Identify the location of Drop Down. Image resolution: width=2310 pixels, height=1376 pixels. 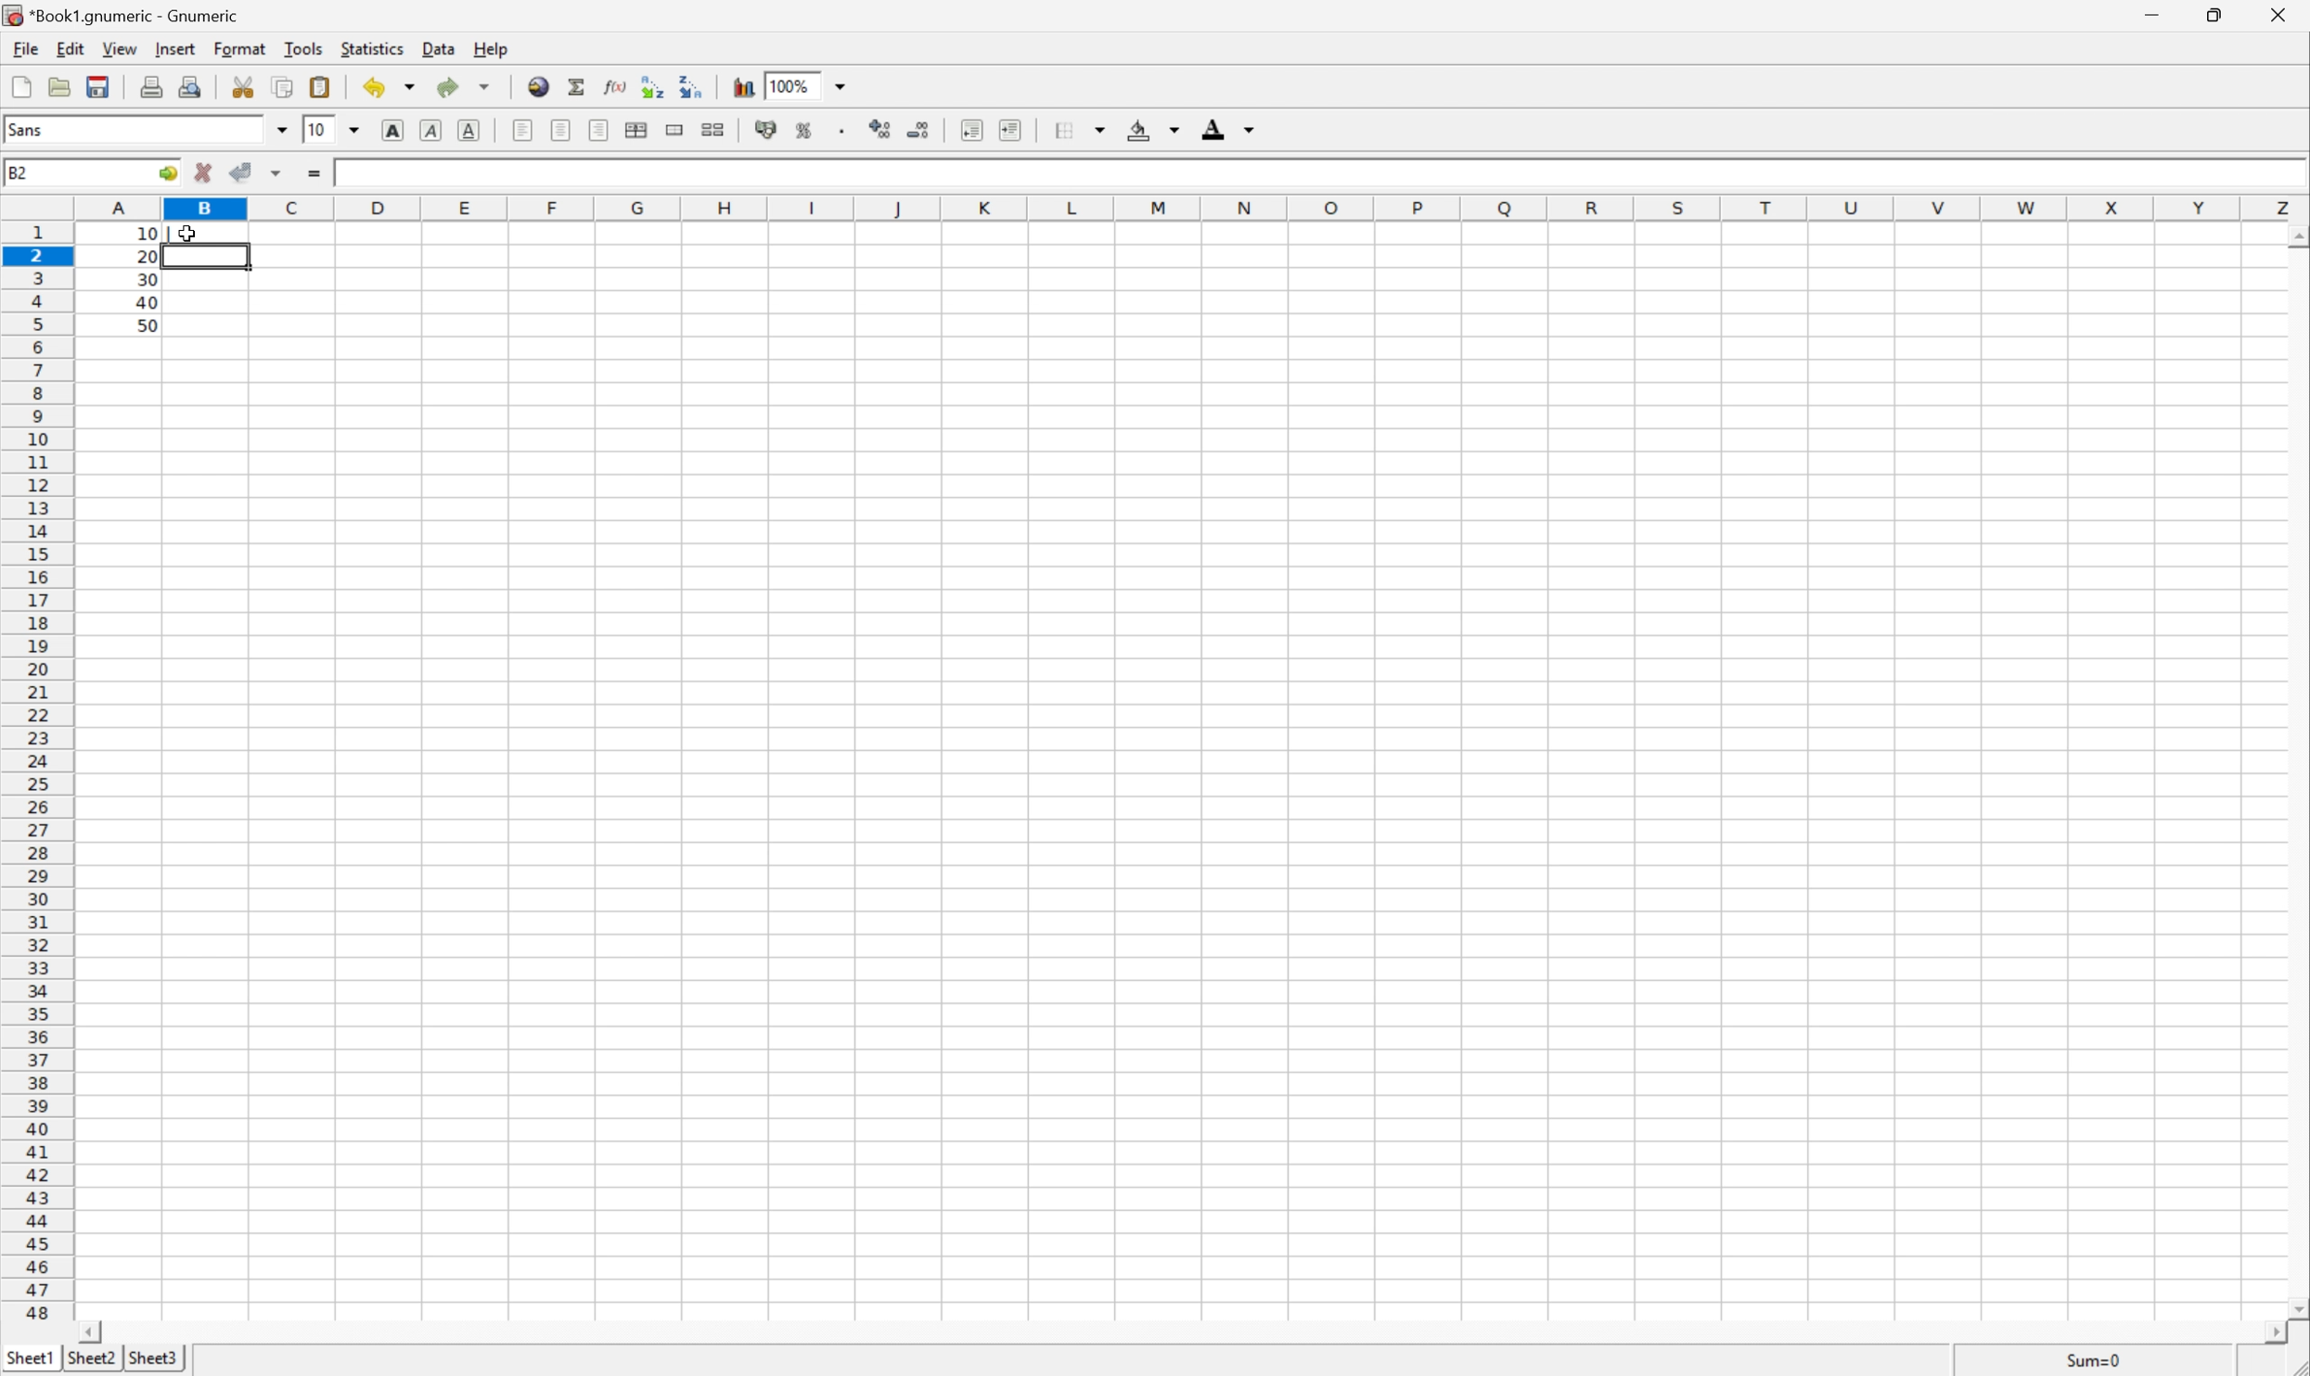
(280, 130).